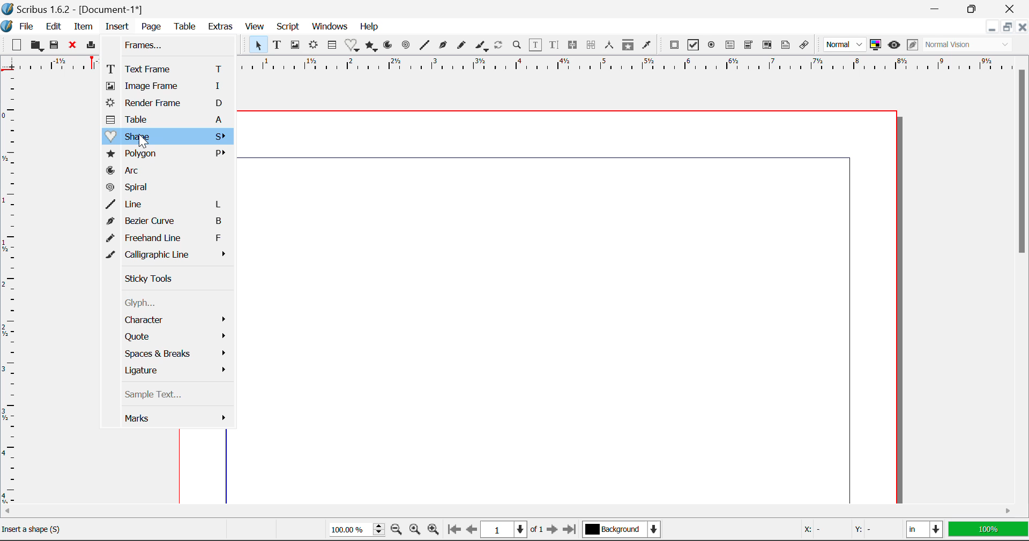  Describe the element at coordinates (969, 46) in the screenshot. I see `Normal Vision` at that location.